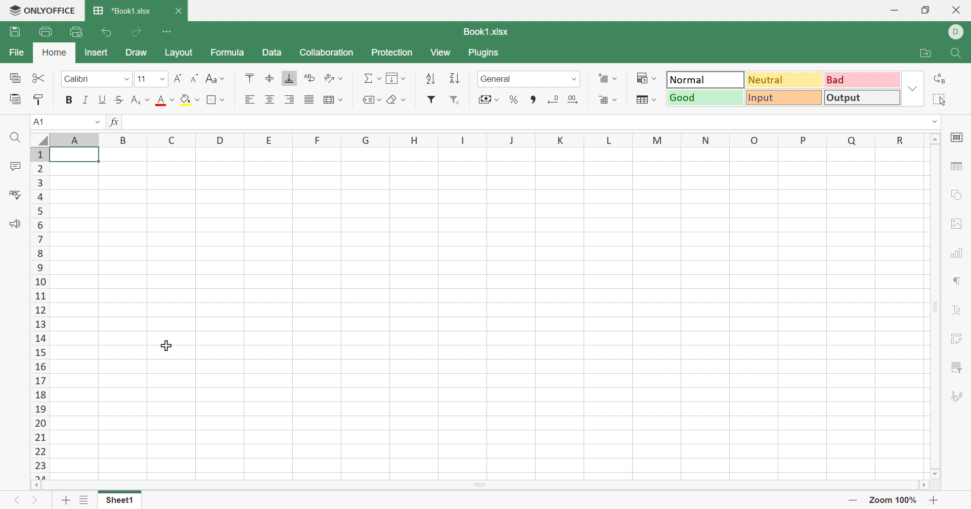  I want to click on Print, so click(45, 30).